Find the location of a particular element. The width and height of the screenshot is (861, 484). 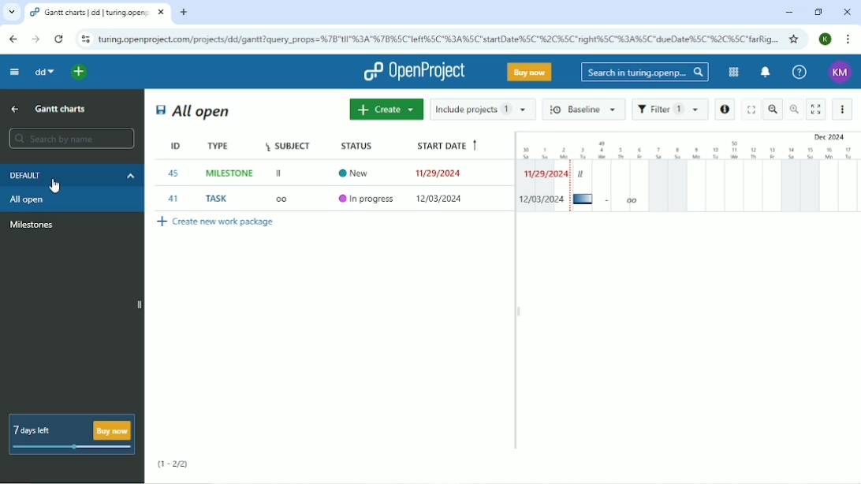

Search is located at coordinates (645, 73).